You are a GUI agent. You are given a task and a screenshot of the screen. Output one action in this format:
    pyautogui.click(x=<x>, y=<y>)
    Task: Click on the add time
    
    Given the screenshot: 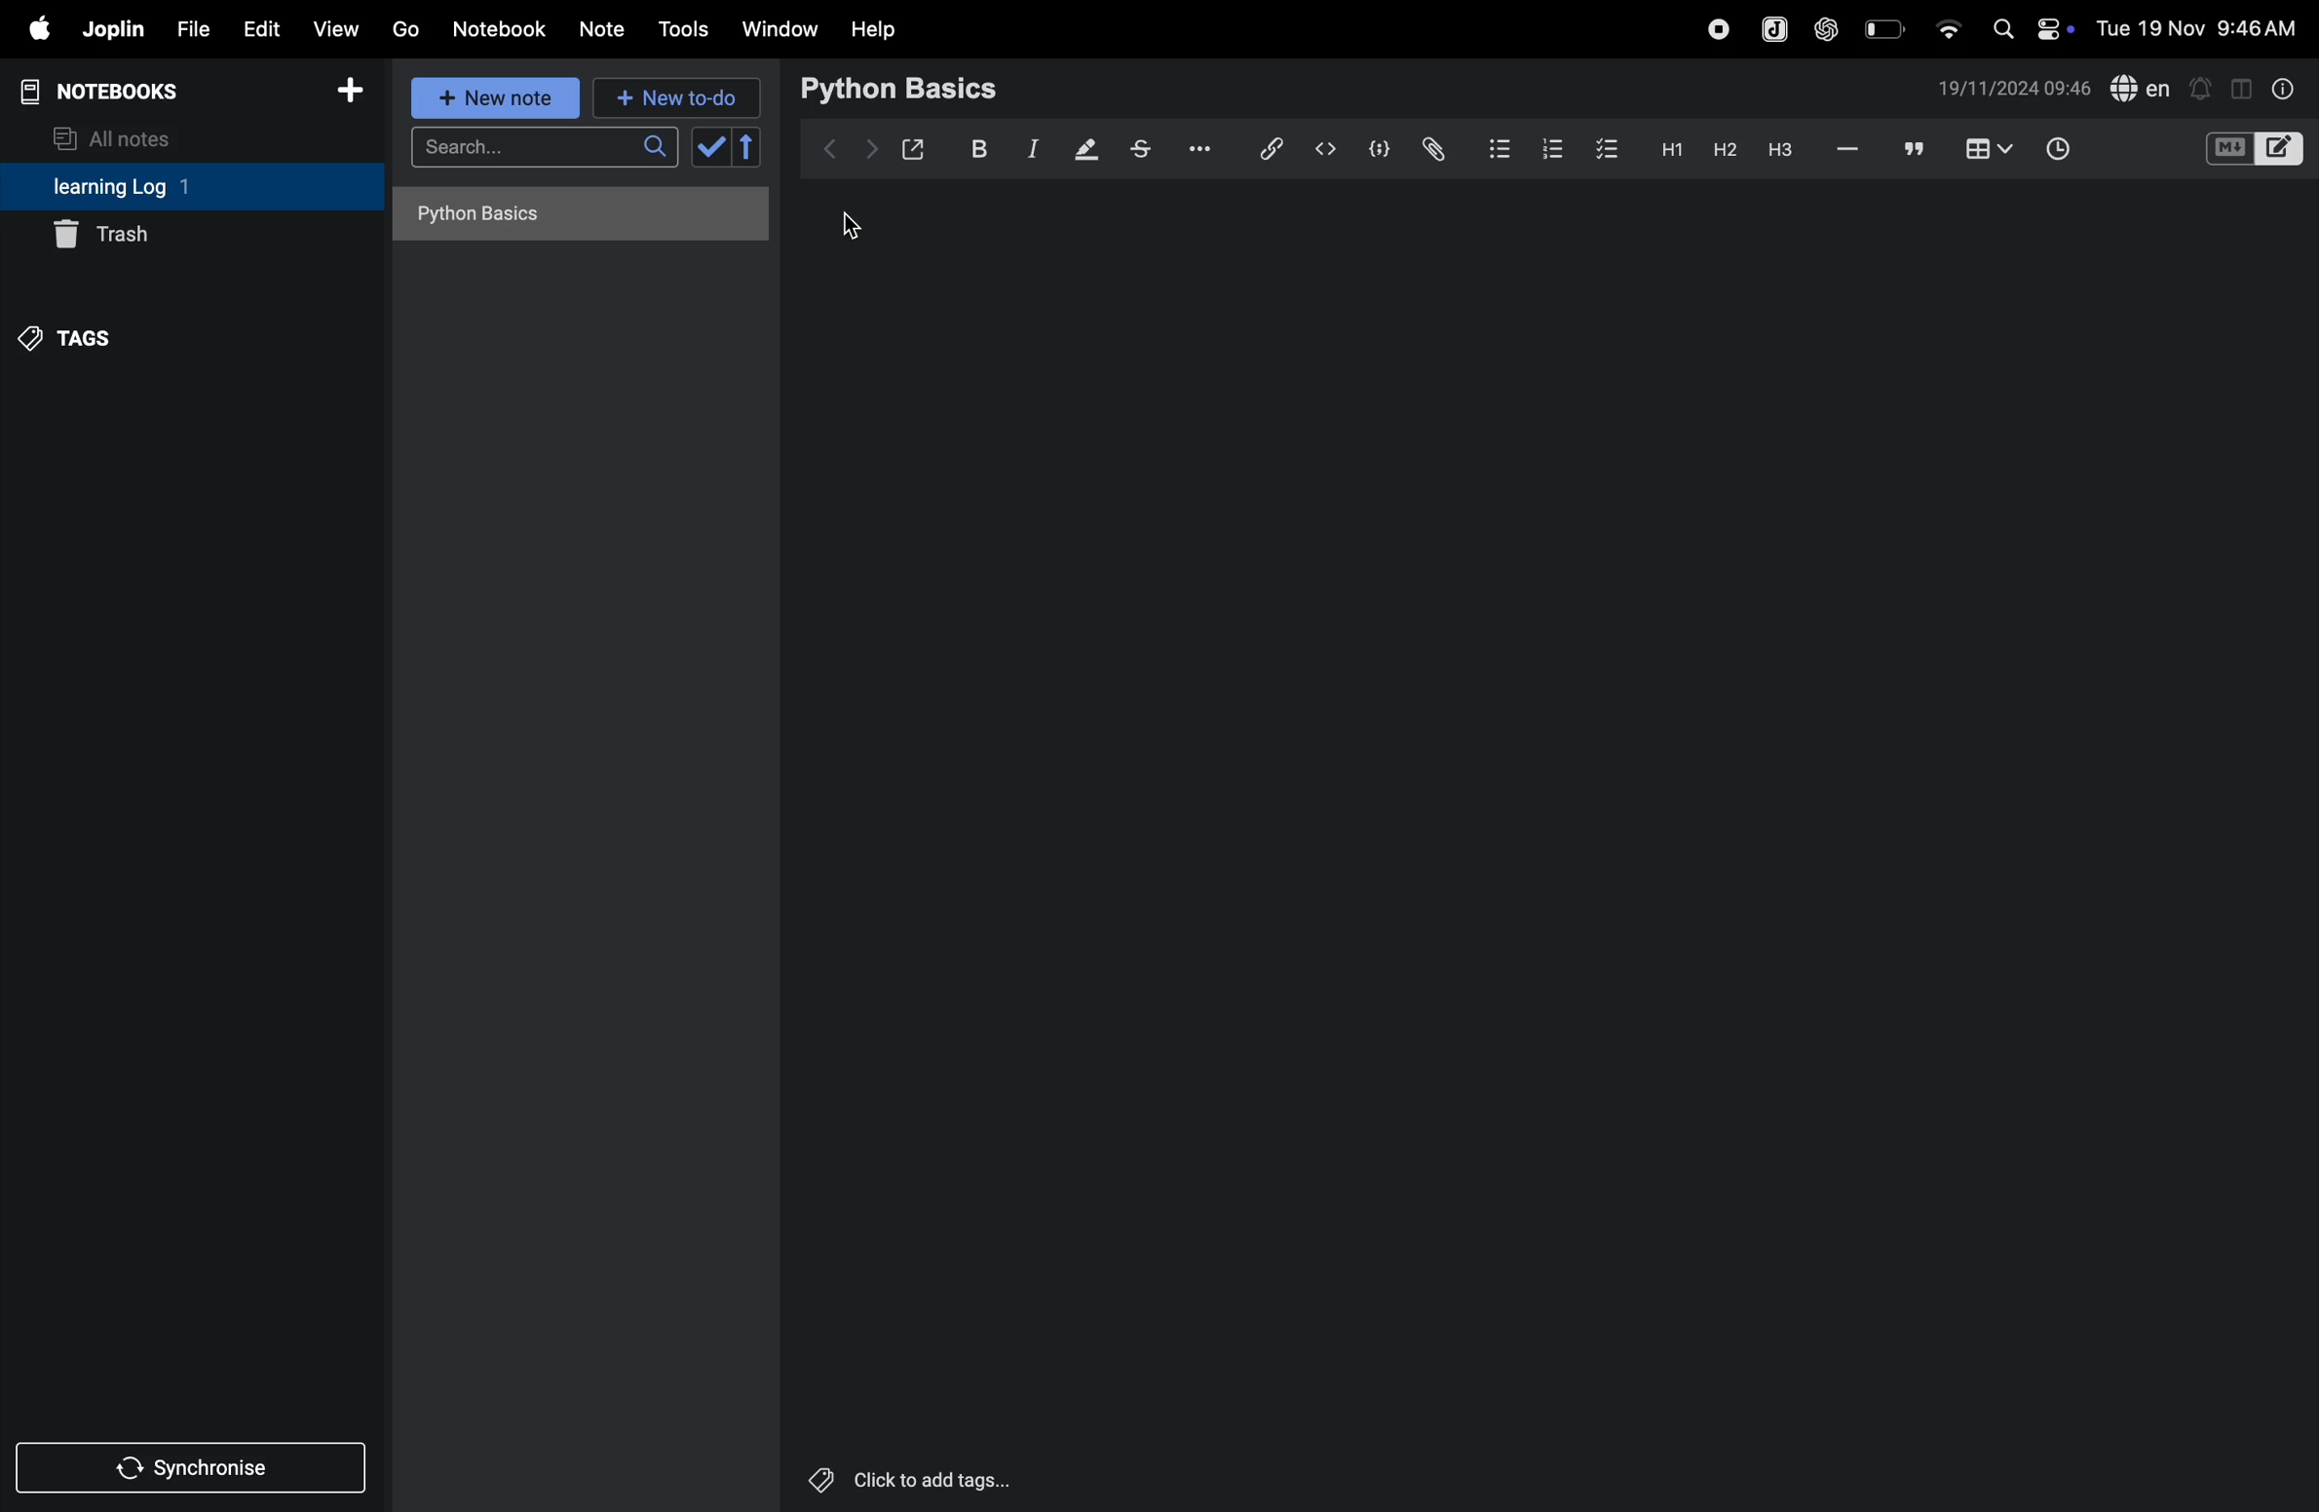 What is the action you would take?
    pyautogui.click(x=2080, y=151)
    